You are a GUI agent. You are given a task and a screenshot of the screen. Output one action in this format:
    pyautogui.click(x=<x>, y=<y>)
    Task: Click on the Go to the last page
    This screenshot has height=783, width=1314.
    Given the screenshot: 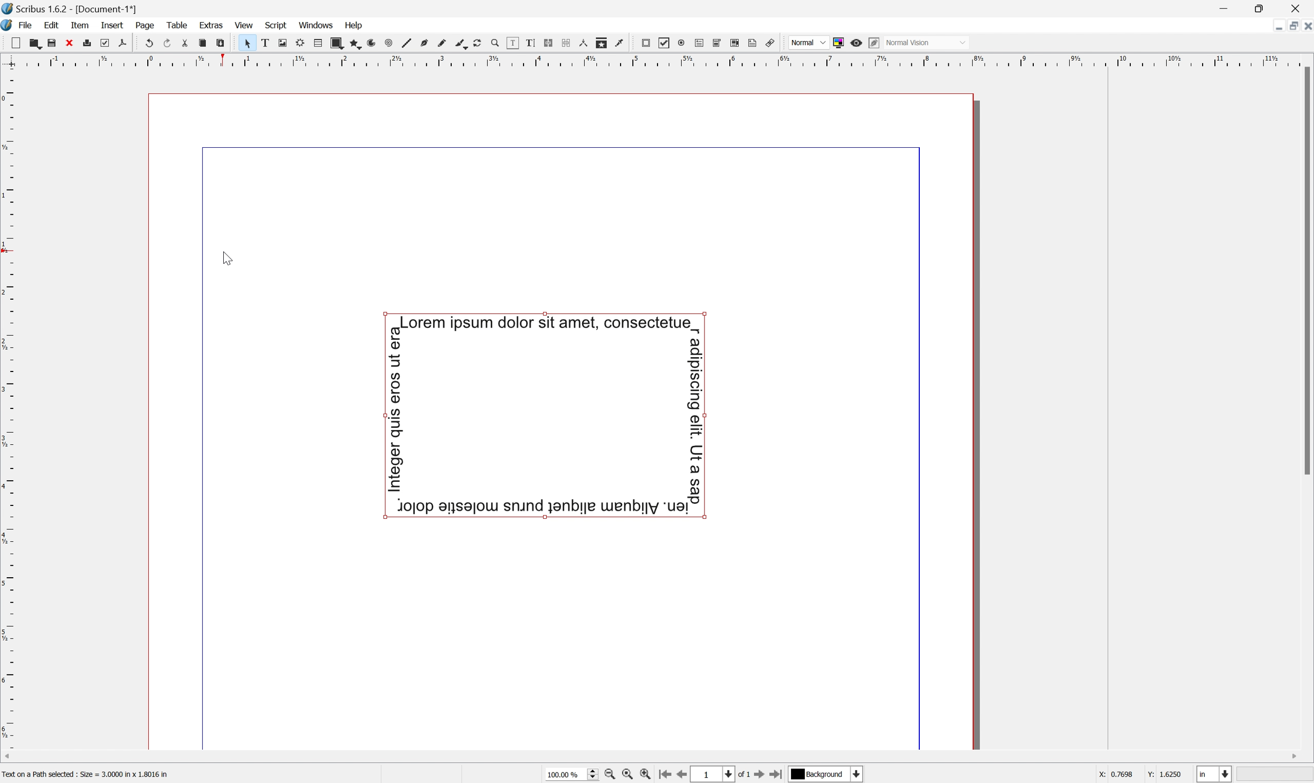 What is the action you would take?
    pyautogui.click(x=779, y=775)
    